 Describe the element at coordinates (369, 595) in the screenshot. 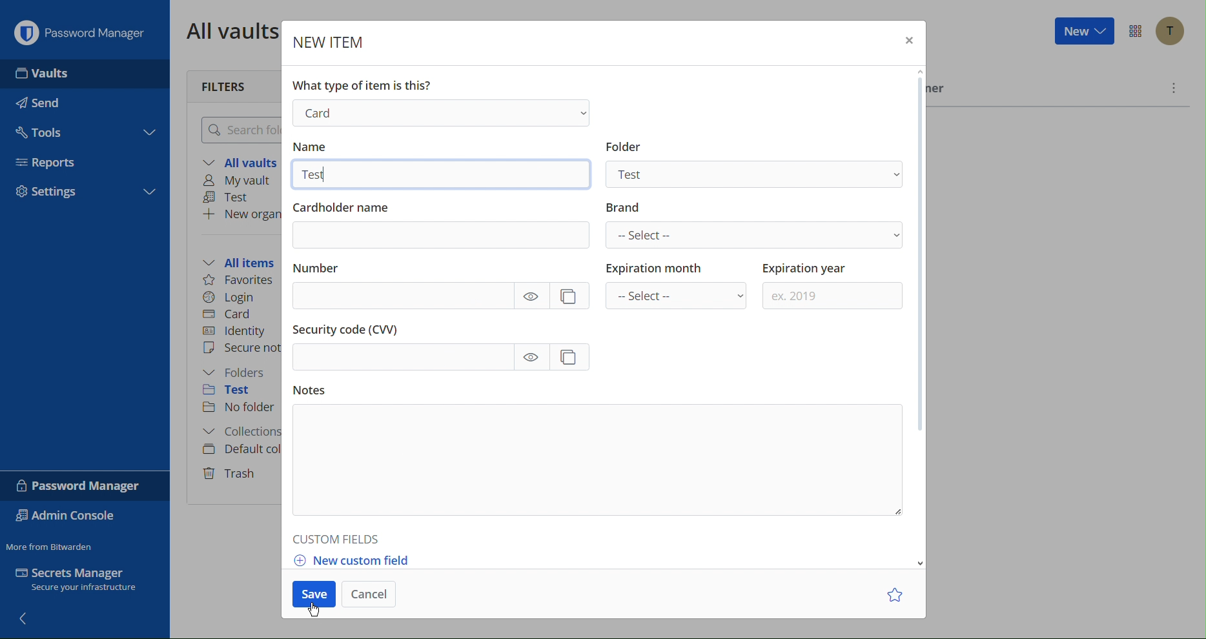

I see `Cancel` at that location.